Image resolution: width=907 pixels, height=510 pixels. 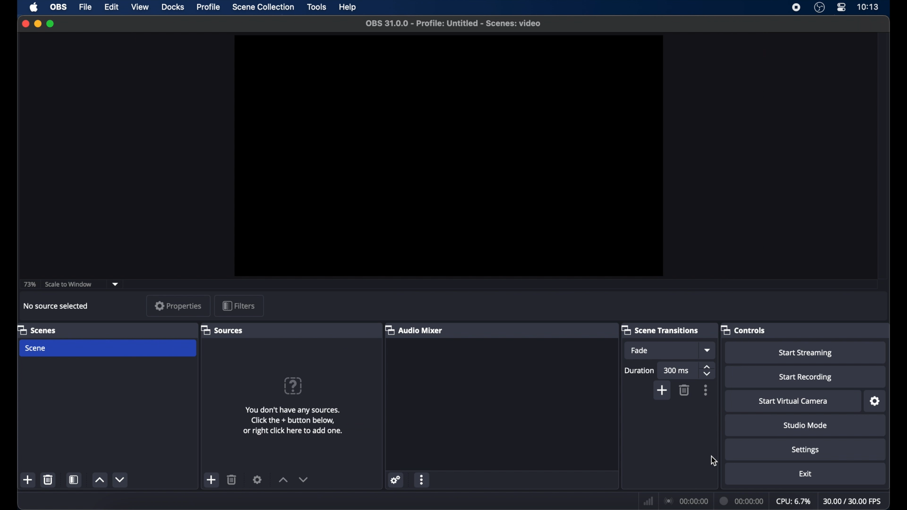 What do you see at coordinates (209, 7) in the screenshot?
I see `profile` at bounding box center [209, 7].